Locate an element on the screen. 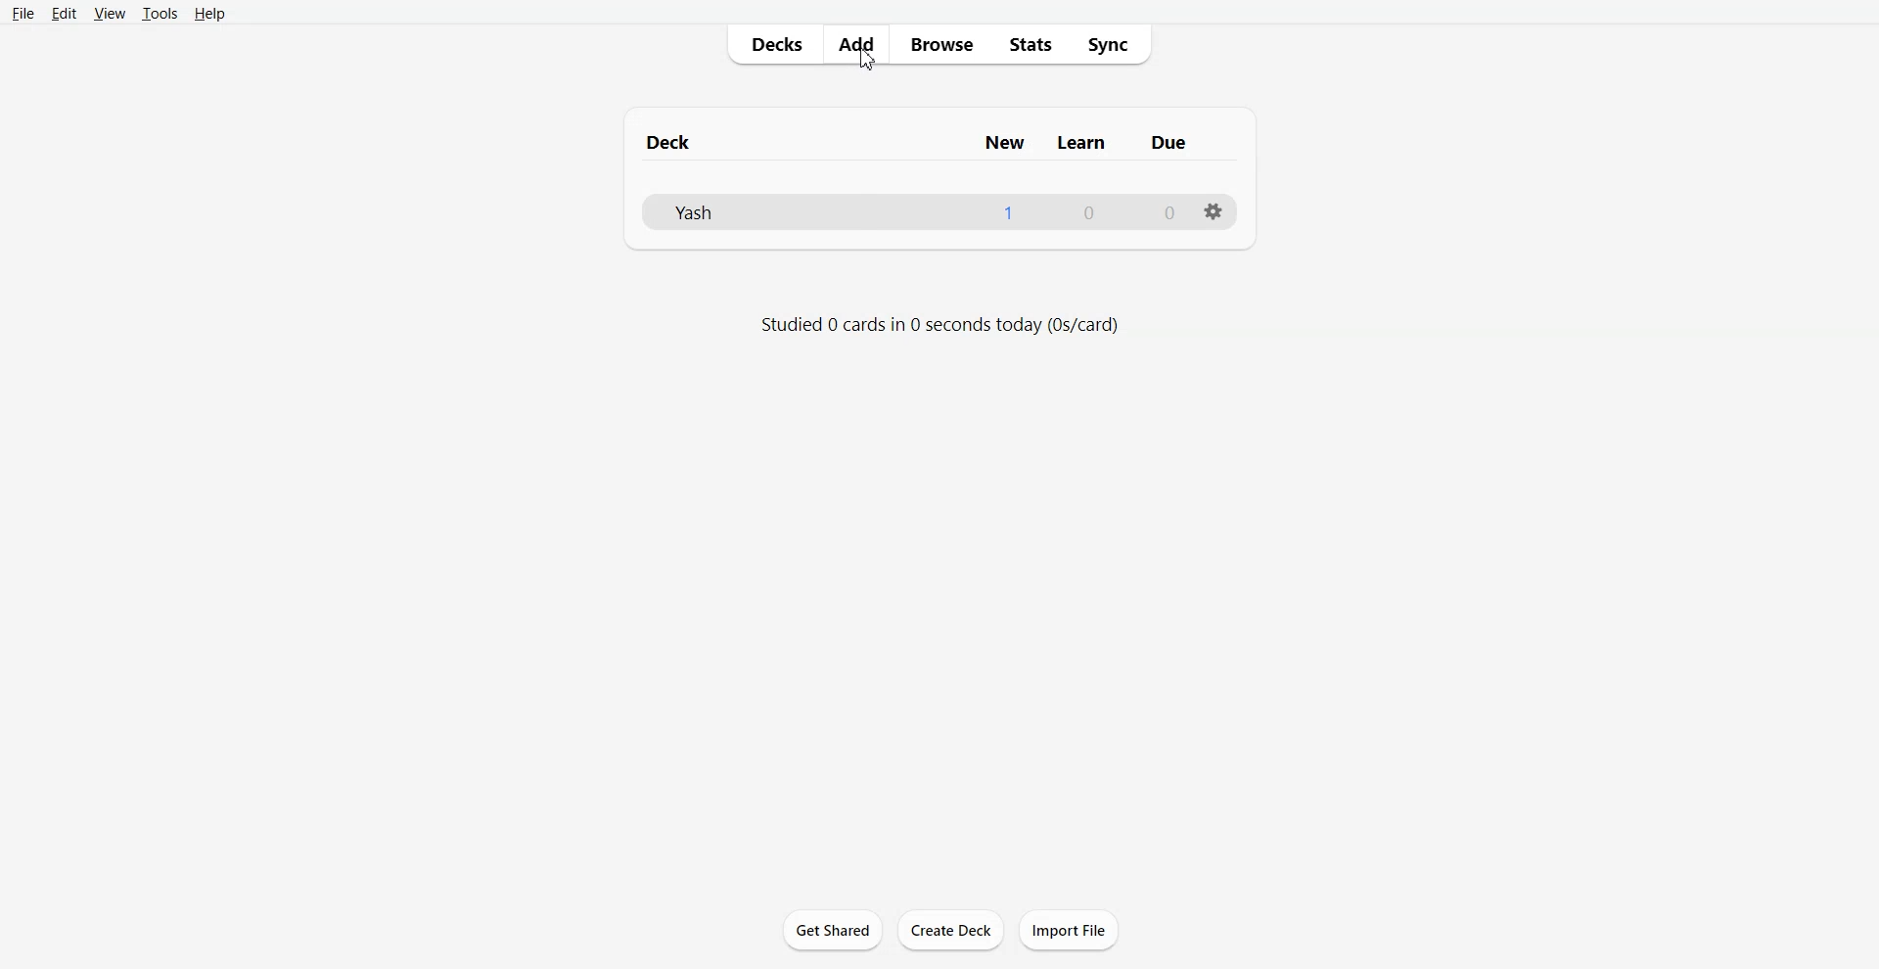 This screenshot has width=1879, height=969. View is located at coordinates (109, 15).